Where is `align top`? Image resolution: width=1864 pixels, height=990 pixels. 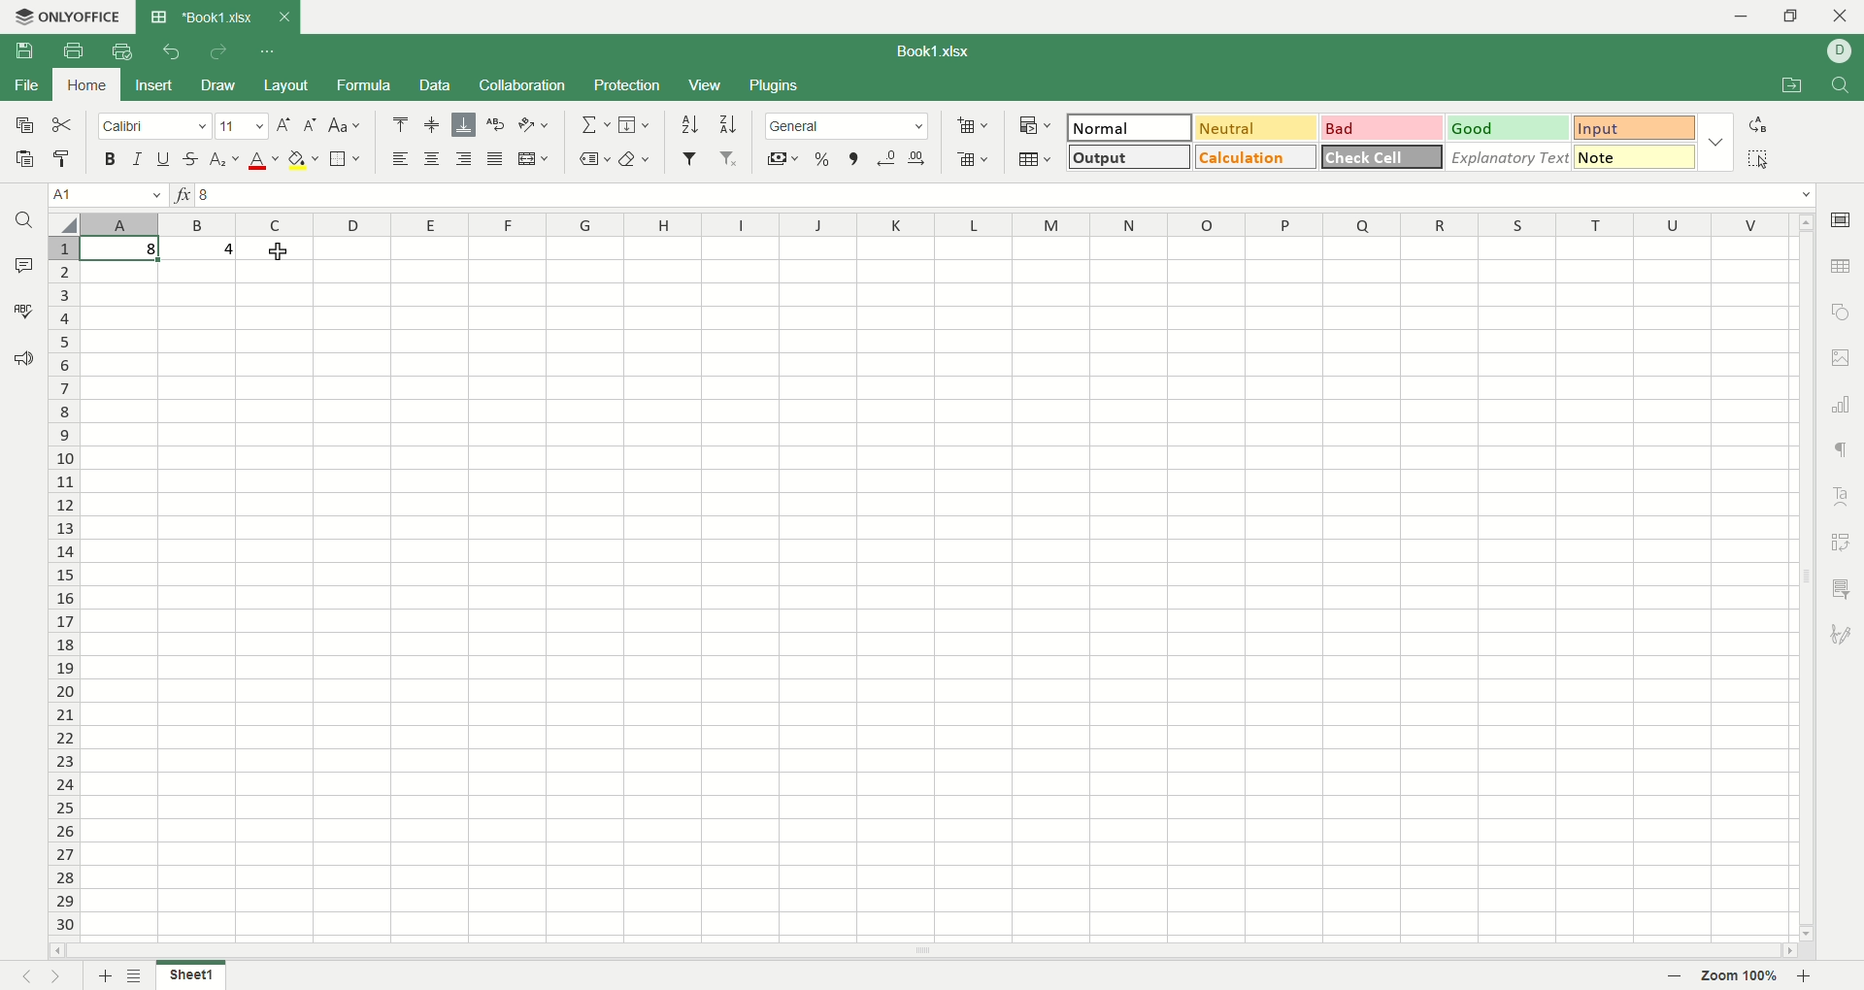 align top is located at coordinates (400, 124).